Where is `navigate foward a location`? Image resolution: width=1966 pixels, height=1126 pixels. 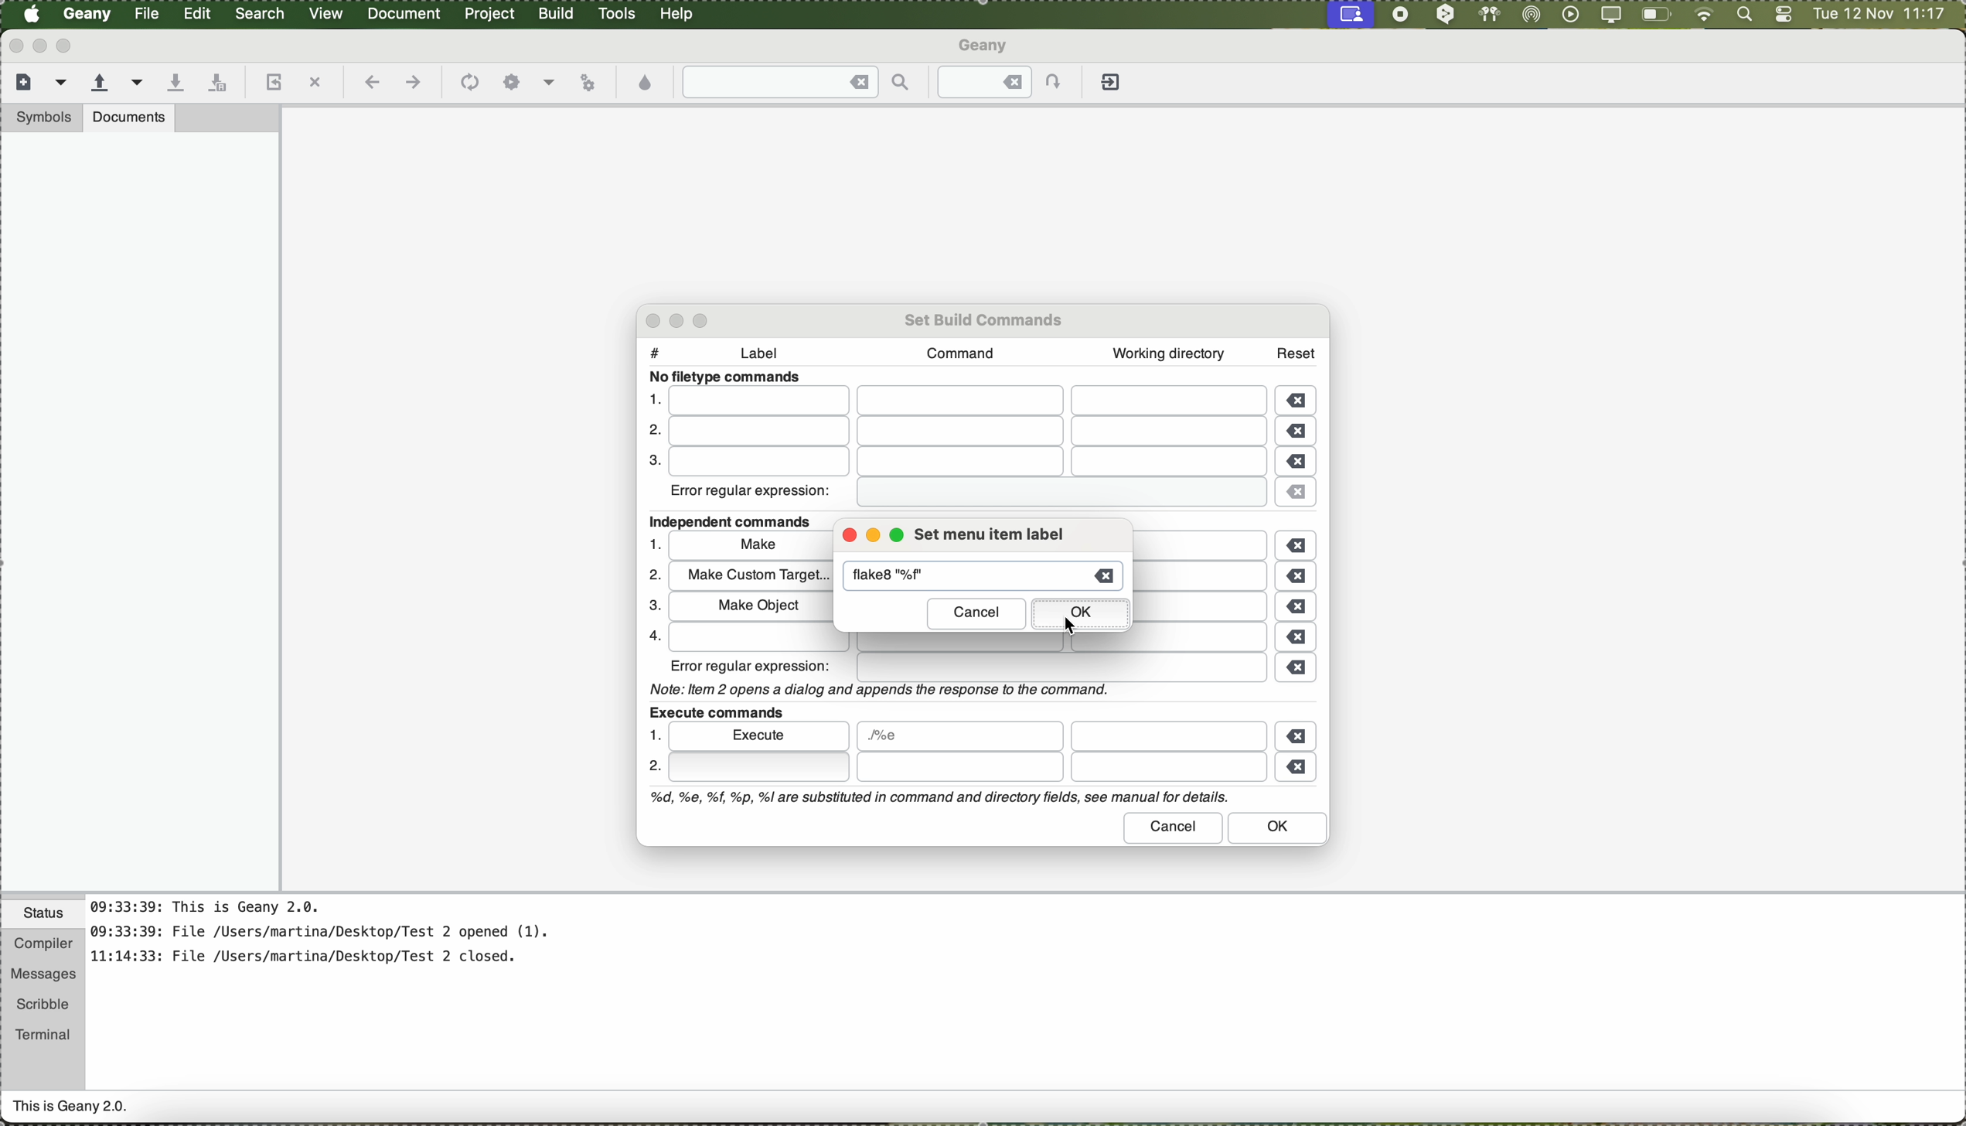 navigate foward a location is located at coordinates (412, 83).